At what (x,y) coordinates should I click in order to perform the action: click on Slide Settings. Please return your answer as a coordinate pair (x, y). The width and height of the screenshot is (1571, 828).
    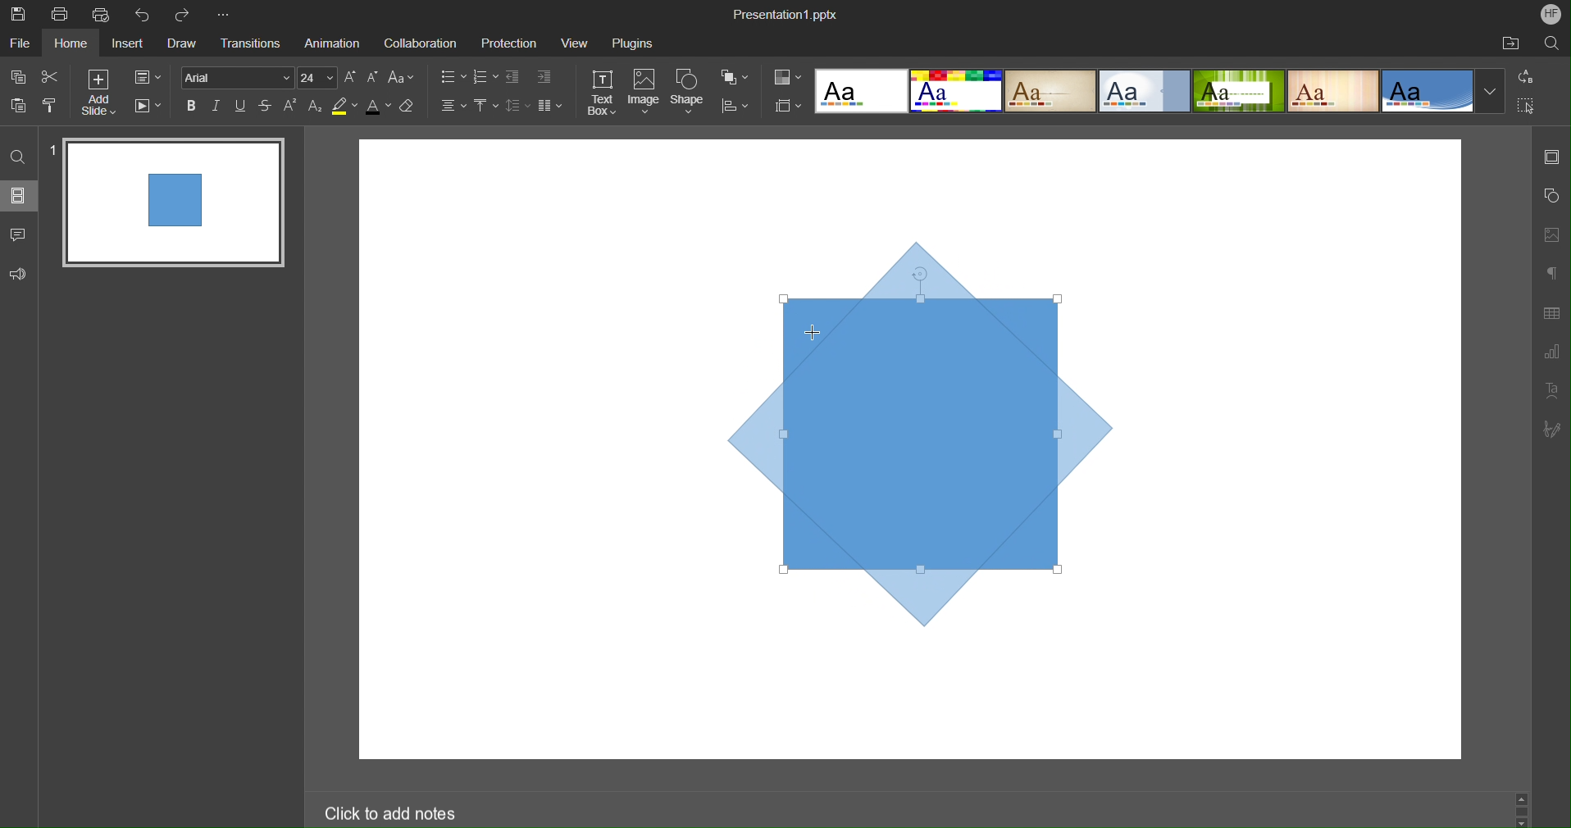
    Looking at the image, I should click on (148, 76).